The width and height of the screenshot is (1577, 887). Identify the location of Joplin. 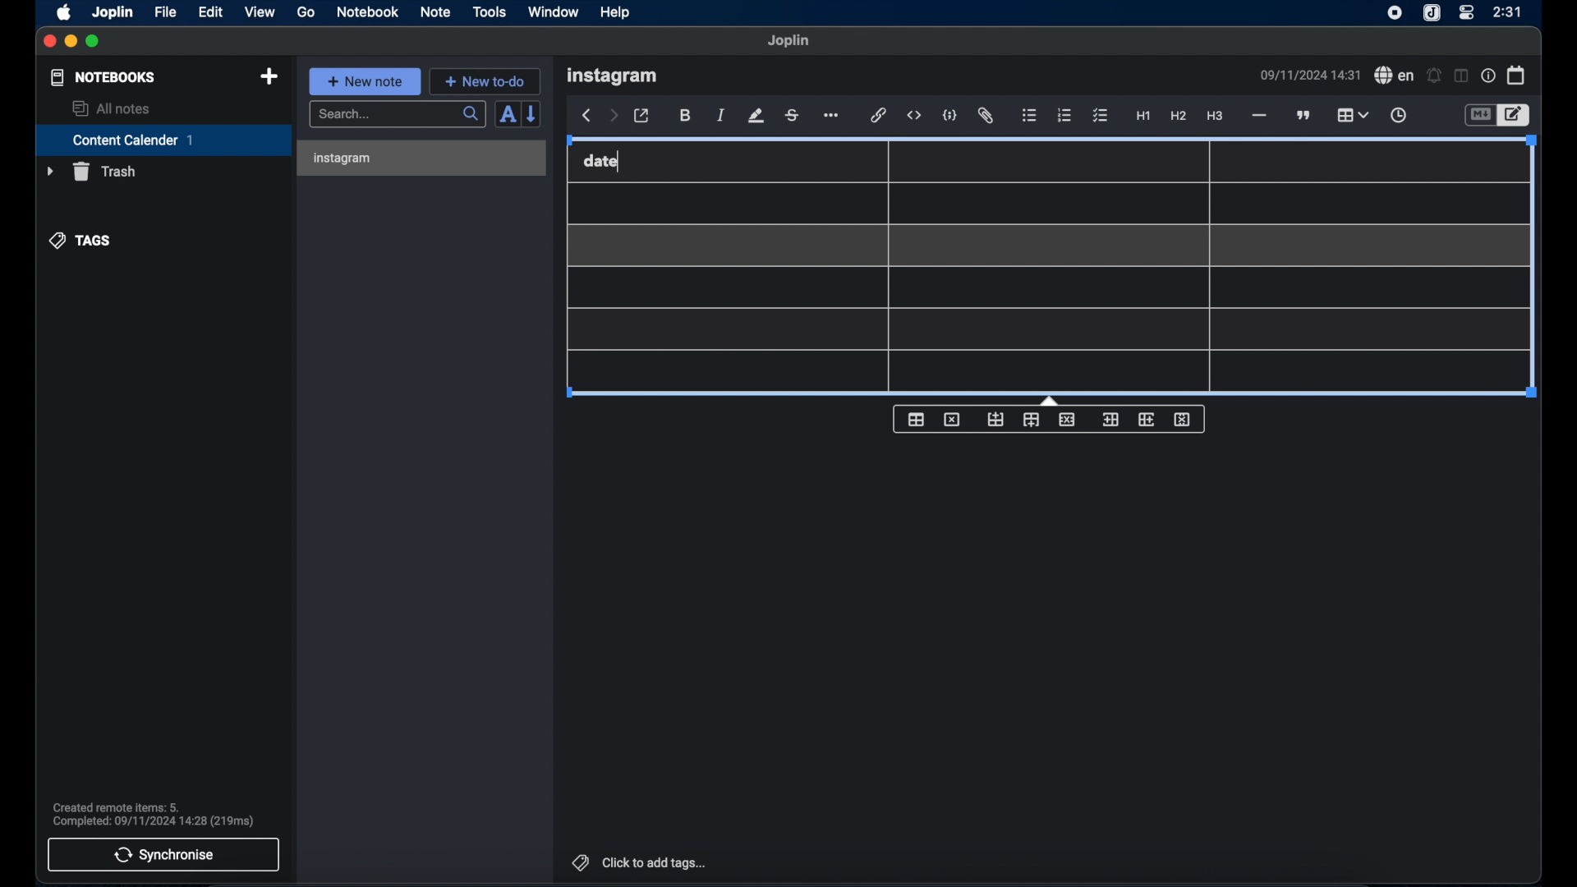
(789, 41).